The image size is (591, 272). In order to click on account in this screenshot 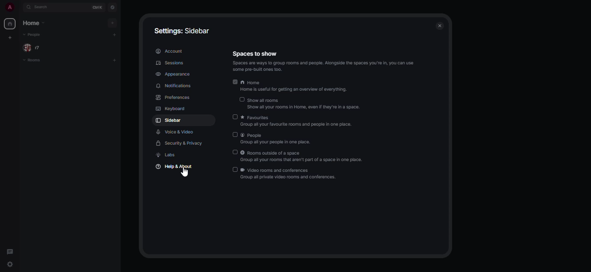, I will do `click(169, 51)`.